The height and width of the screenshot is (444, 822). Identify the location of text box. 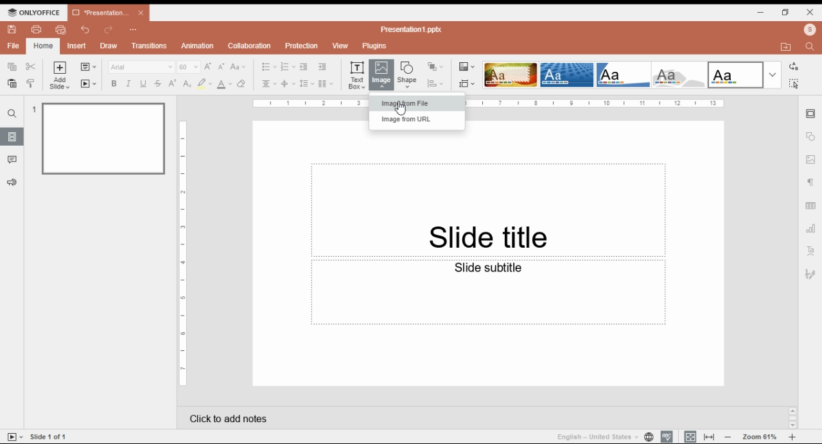
(487, 292).